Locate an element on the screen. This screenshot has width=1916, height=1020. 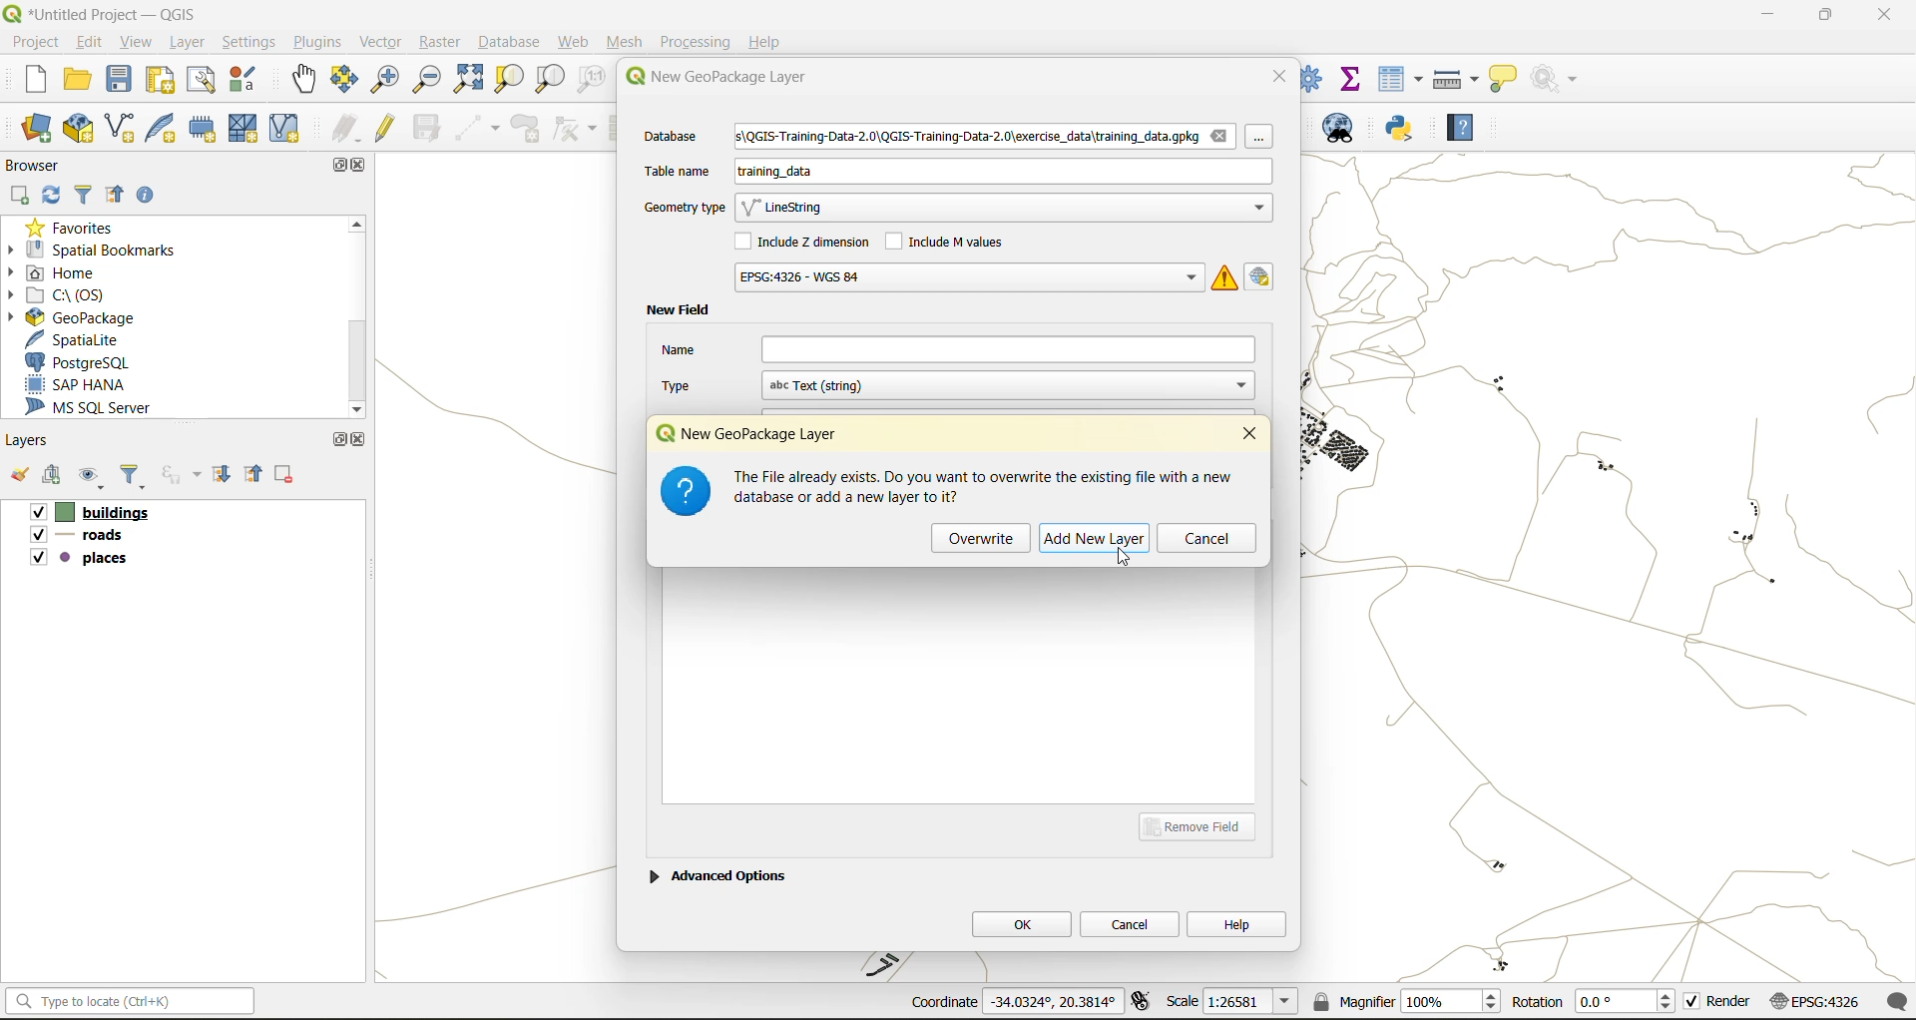
help is located at coordinates (1237, 923).